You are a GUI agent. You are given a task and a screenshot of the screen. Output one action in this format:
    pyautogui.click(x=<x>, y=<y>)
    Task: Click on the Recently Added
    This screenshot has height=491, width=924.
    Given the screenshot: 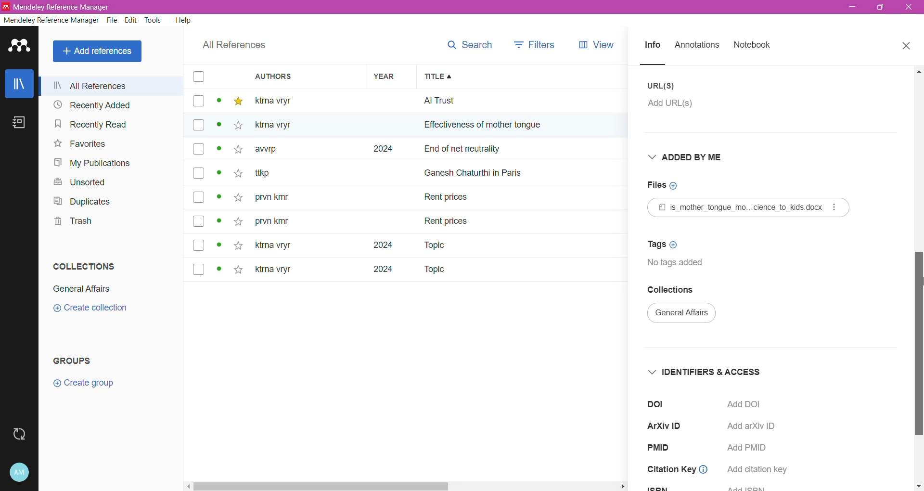 What is the action you would take?
    pyautogui.click(x=108, y=104)
    